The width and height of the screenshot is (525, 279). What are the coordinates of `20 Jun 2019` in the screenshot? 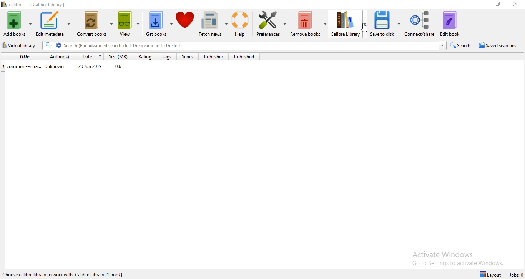 It's located at (91, 67).